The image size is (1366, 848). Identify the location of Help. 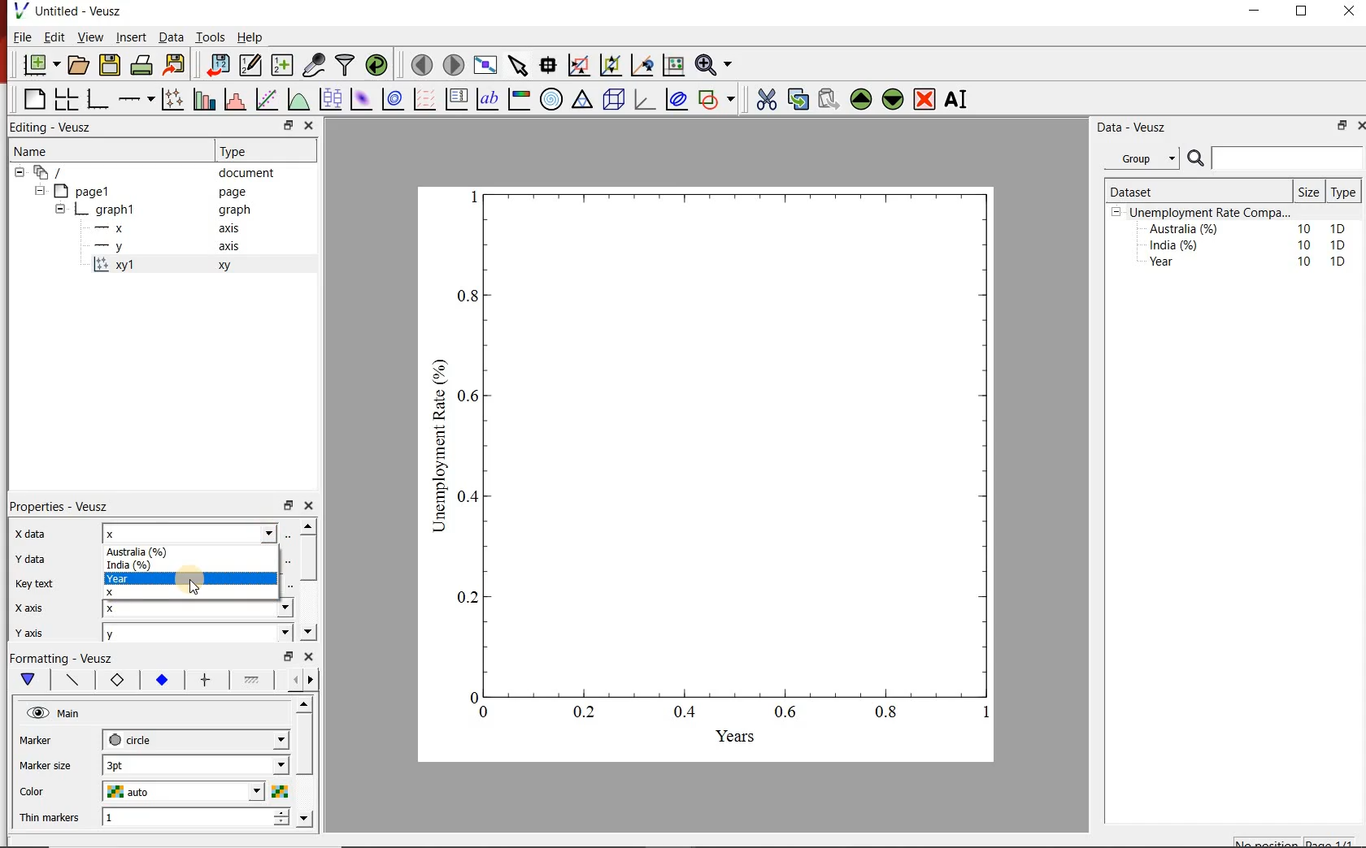
(250, 37).